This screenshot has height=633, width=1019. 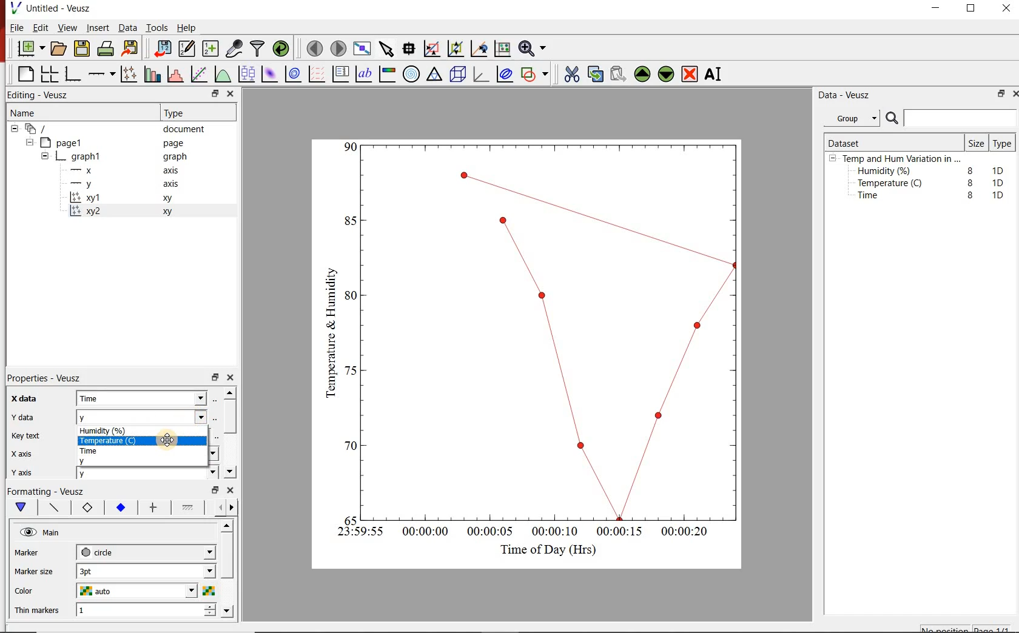 What do you see at coordinates (228, 568) in the screenshot?
I see `scroll bar` at bounding box center [228, 568].